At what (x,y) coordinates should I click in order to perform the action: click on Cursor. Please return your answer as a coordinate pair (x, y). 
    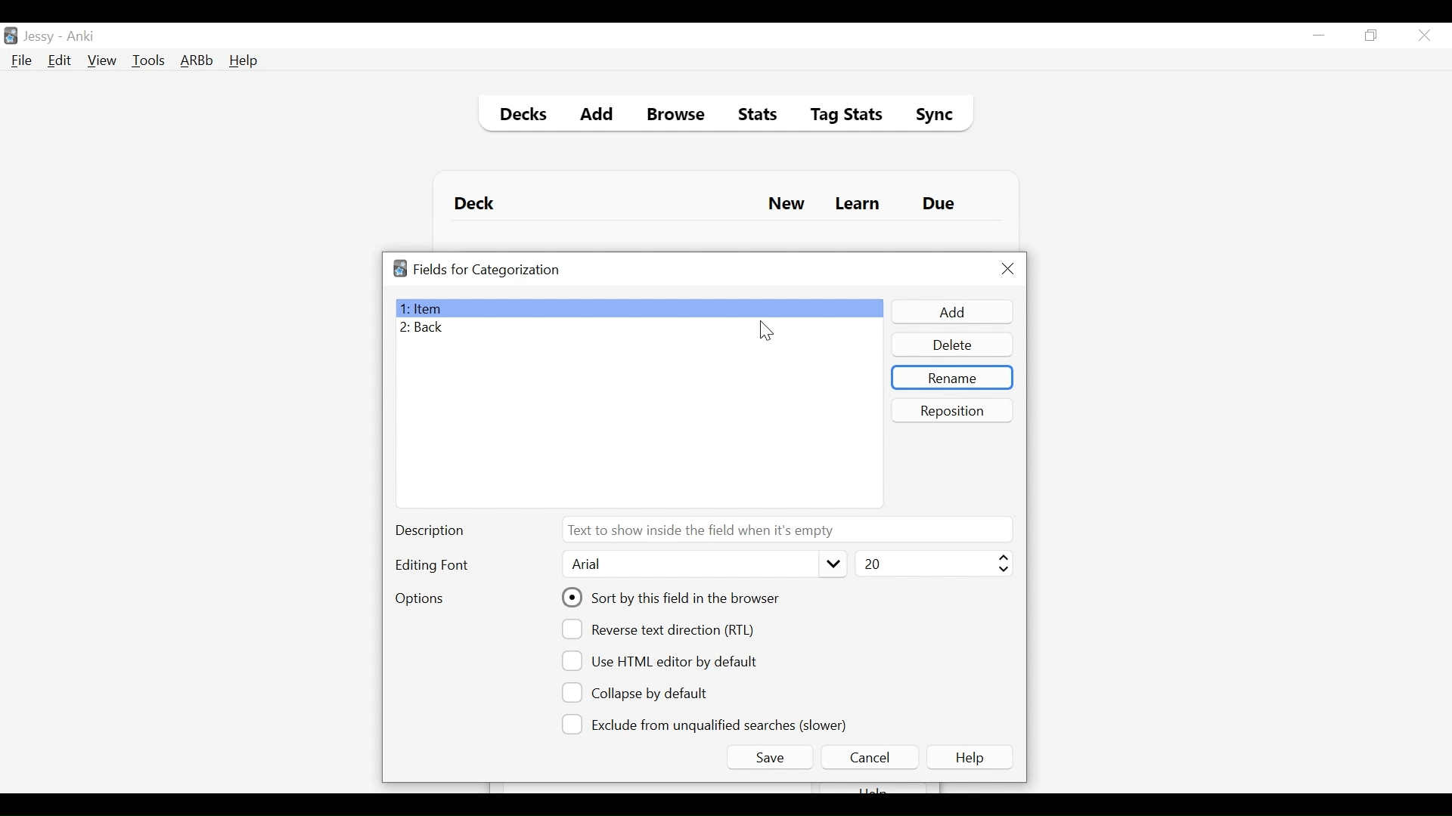
    Looking at the image, I should click on (766, 330).